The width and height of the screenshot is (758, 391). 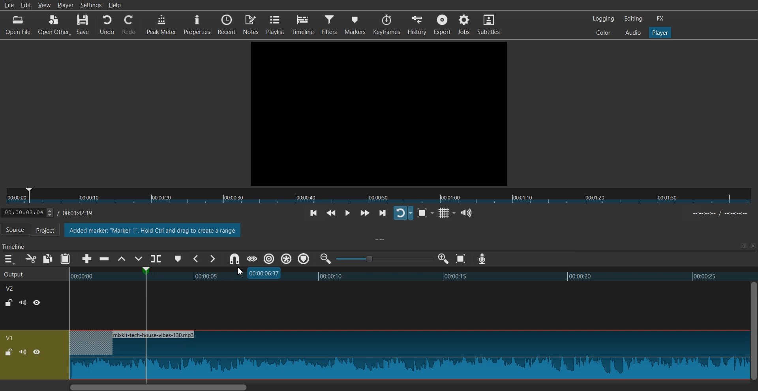 What do you see at coordinates (83, 25) in the screenshot?
I see `Save` at bounding box center [83, 25].